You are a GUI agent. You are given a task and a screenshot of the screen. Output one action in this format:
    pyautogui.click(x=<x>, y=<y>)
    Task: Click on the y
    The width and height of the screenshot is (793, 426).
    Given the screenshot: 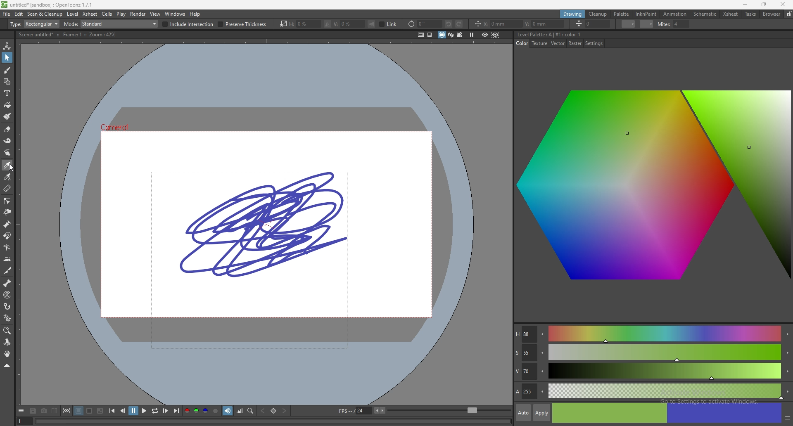 What is the action you would take?
    pyautogui.click(x=545, y=24)
    